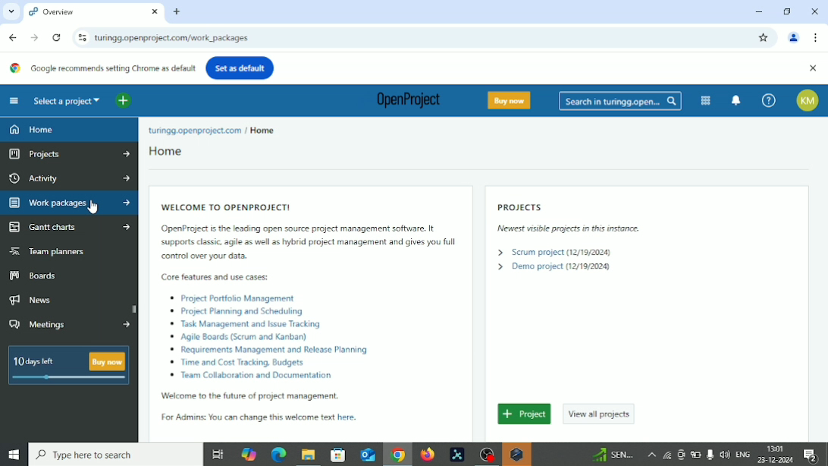  What do you see at coordinates (304, 244) in the screenshot?
I see `(OpenProgect is the leading open source project management software. It supports classic. agile as well as hybrid project management and gives you ull control over your data.` at bounding box center [304, 244].